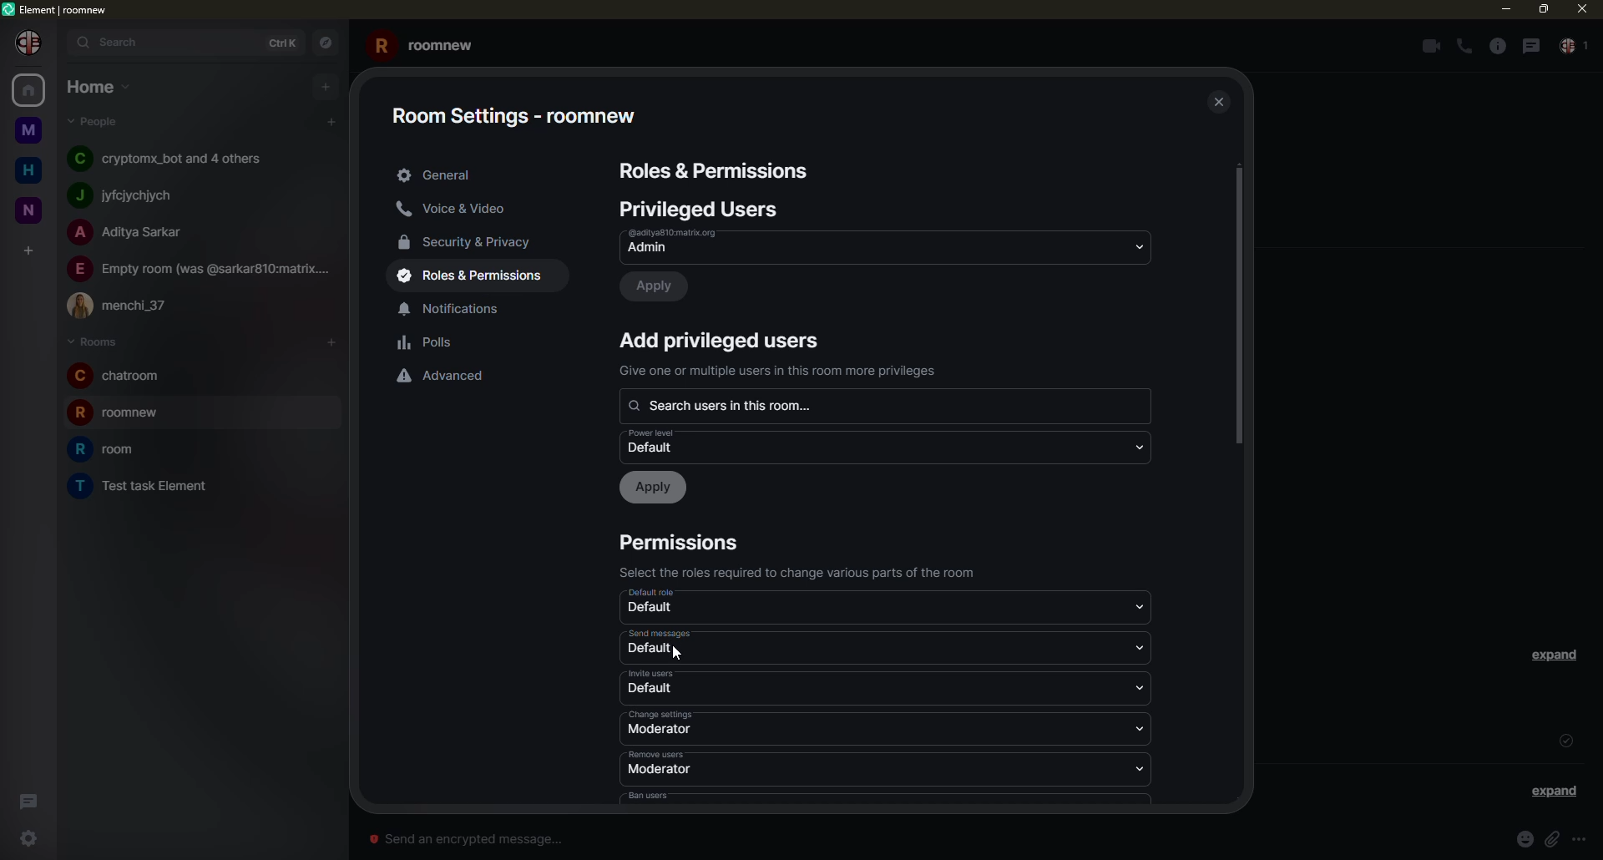 Image resolution: width=1603 pixels, height=860 pixels. I want to click on moderator, so click(660, 770).